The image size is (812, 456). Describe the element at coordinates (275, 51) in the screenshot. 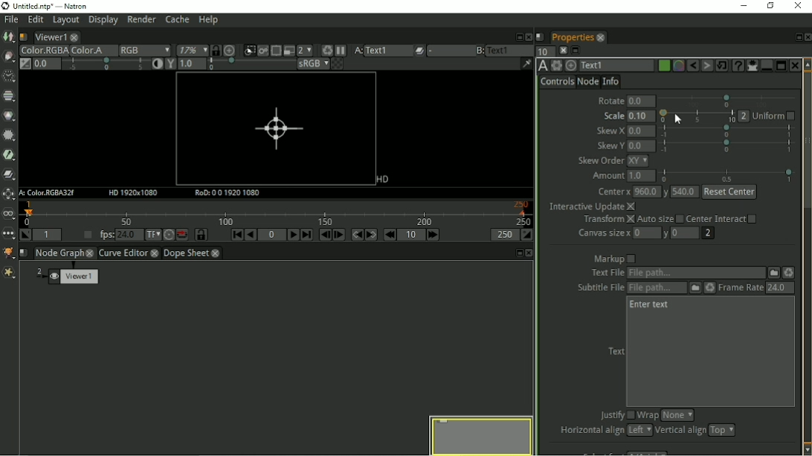

I see `limit portion of viewer` at that location.